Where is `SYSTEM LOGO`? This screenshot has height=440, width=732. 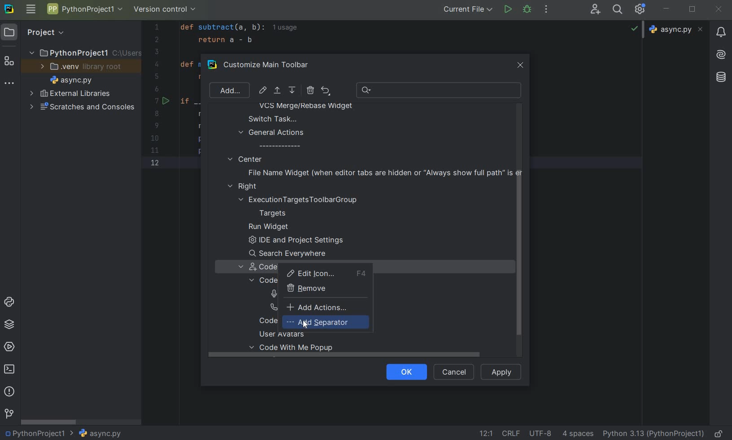 SYSTEM LOGO is located at coordinates (10, 9).